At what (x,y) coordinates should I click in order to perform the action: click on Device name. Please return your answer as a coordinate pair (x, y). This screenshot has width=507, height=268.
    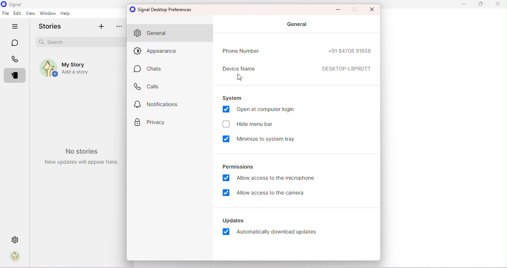
    Looking at the image, I should click on (297, 69).